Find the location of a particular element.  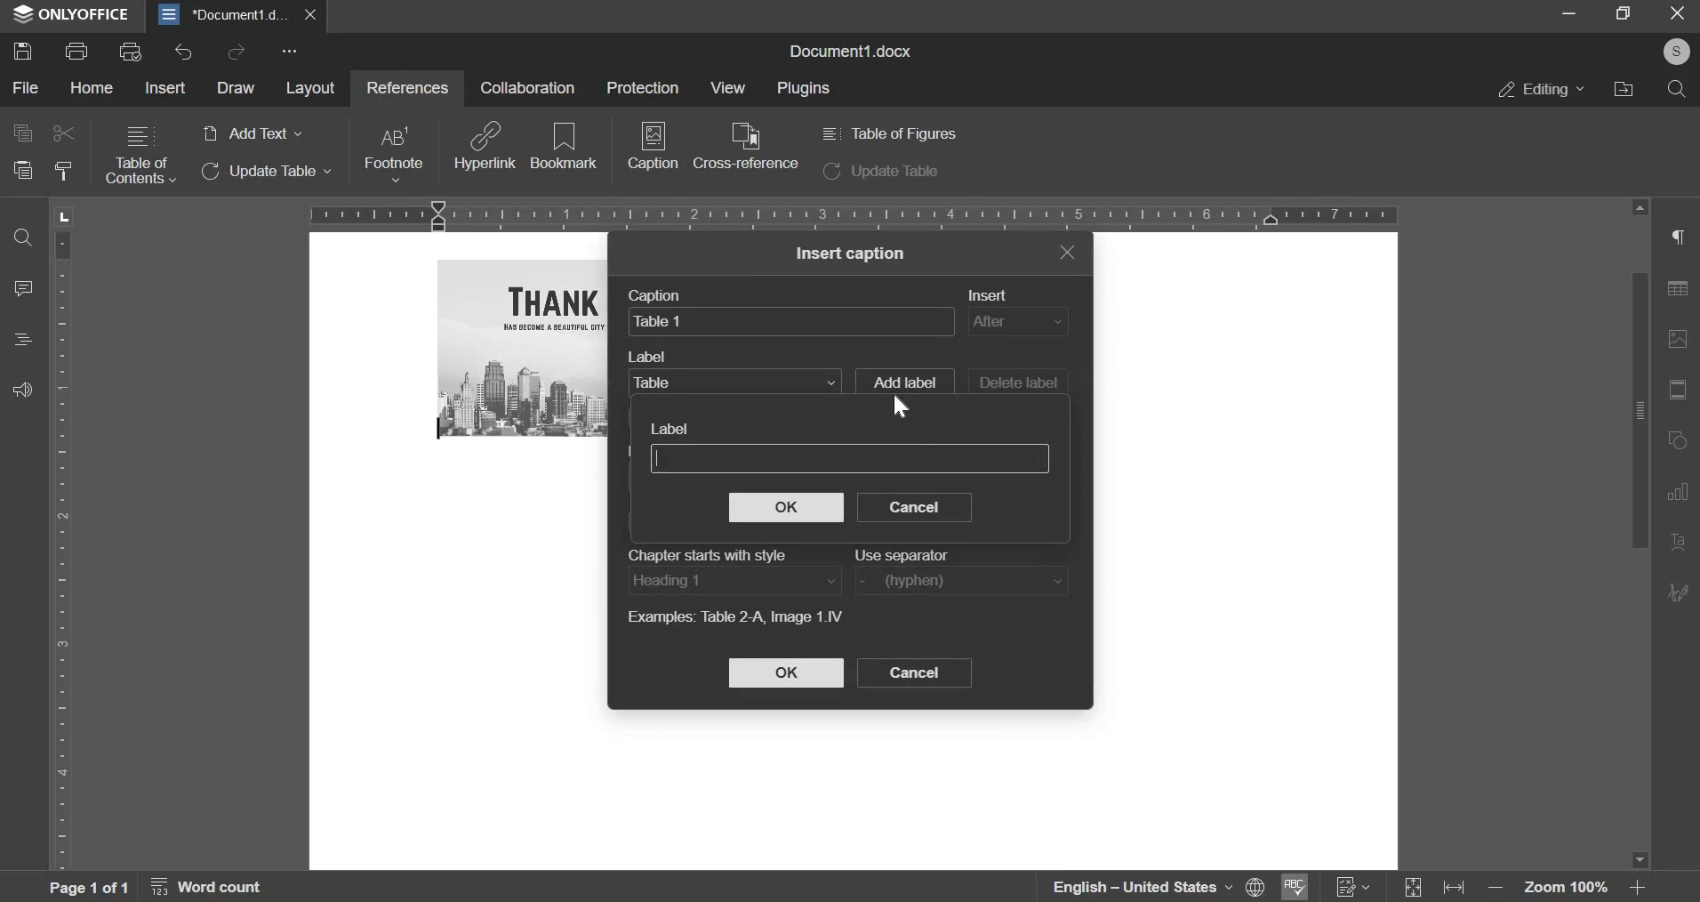

print is located at coordinates (76, 49).